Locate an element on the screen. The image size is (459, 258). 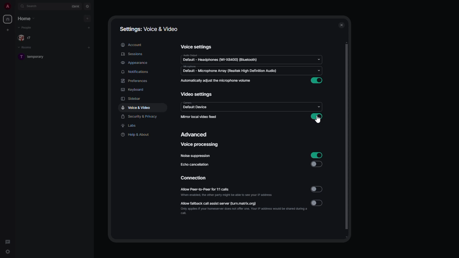
enabled is located at coordinates (316, 155).